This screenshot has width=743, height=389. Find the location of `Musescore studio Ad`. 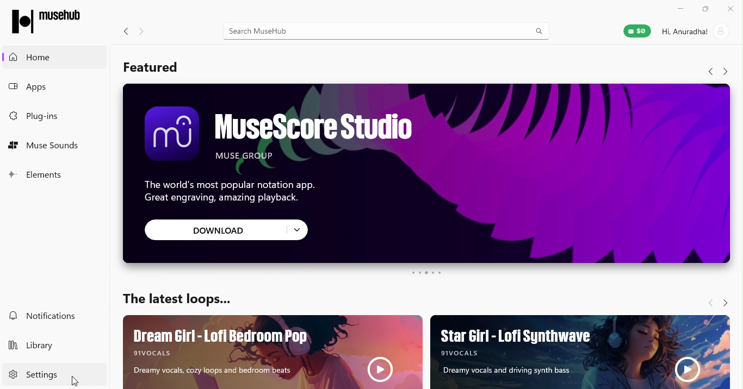

Musescore studio Ad is located at coordinates (423, 148).